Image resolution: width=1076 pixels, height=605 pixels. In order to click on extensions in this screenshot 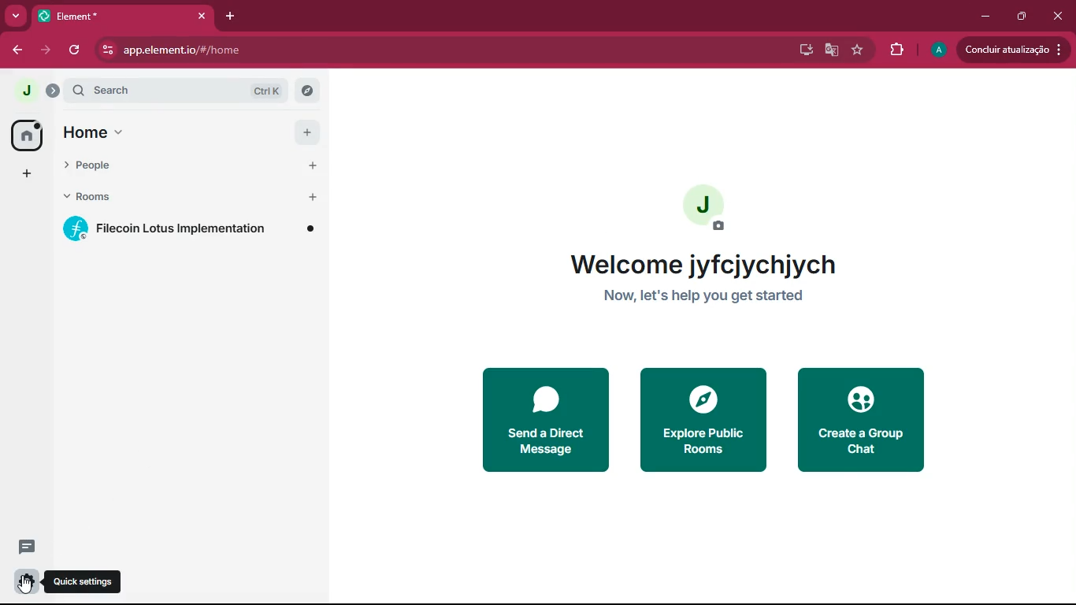, I will do `click(893, 50)`.